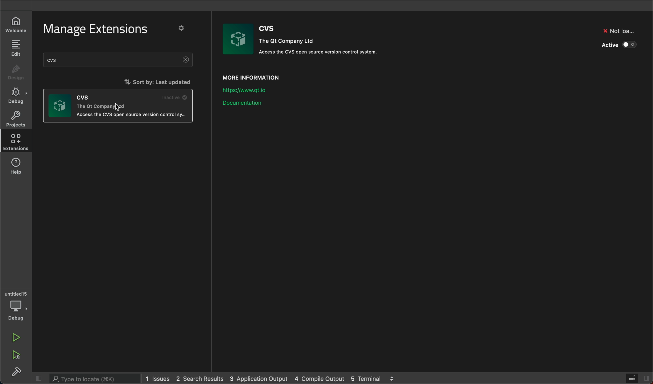 This screenshot has width=653, height=384. Describe the element at coordinates (270, 30) in the screenshot. I see `name` at that location.